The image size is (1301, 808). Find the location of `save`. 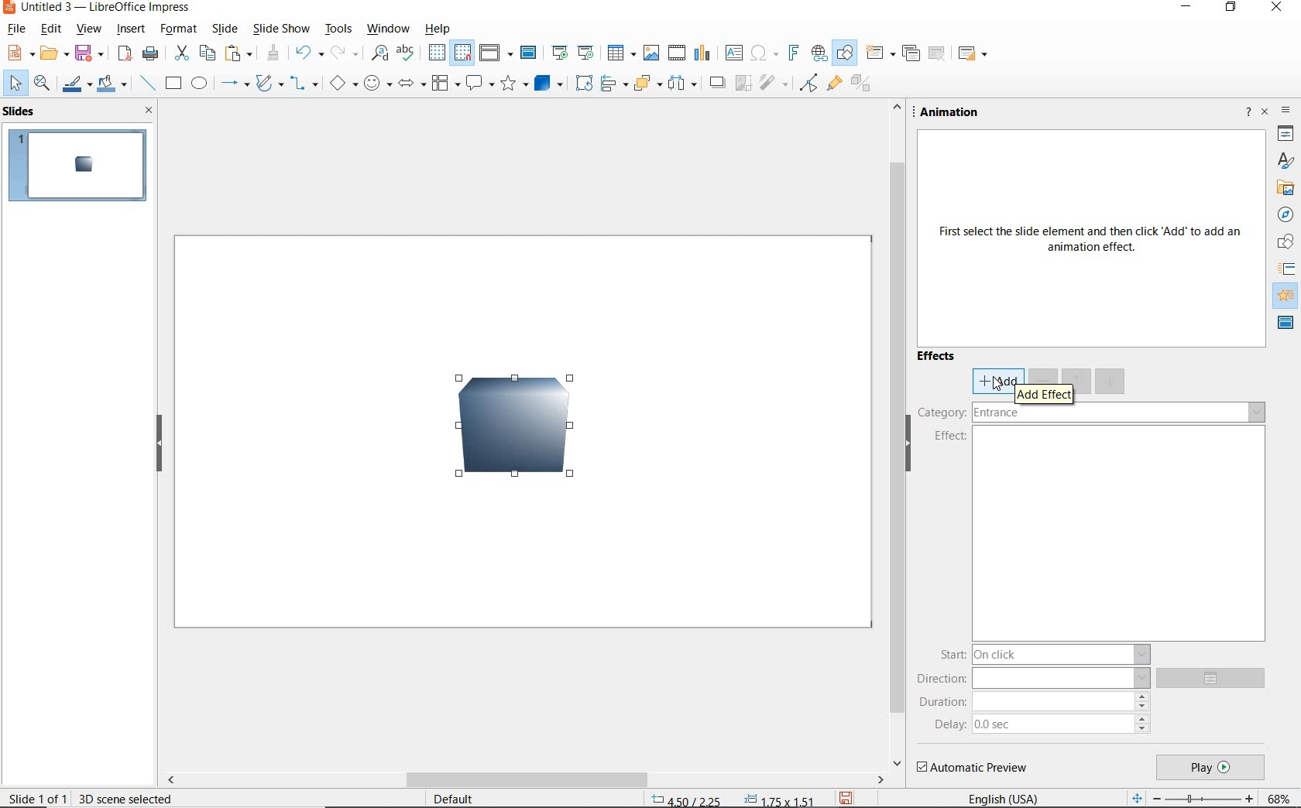

save is located at coordinates (92, 52).